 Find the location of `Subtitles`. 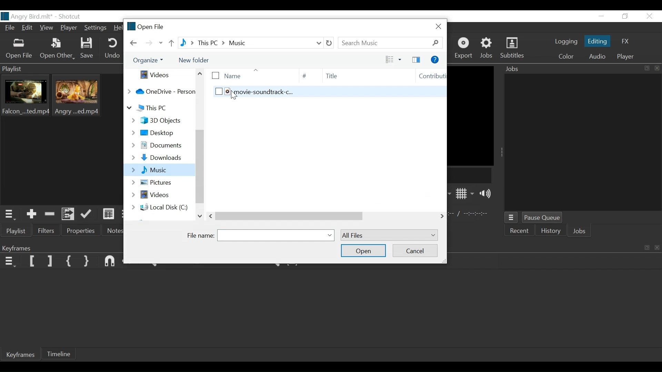

Subtitles is located at coordinates (515, 48).